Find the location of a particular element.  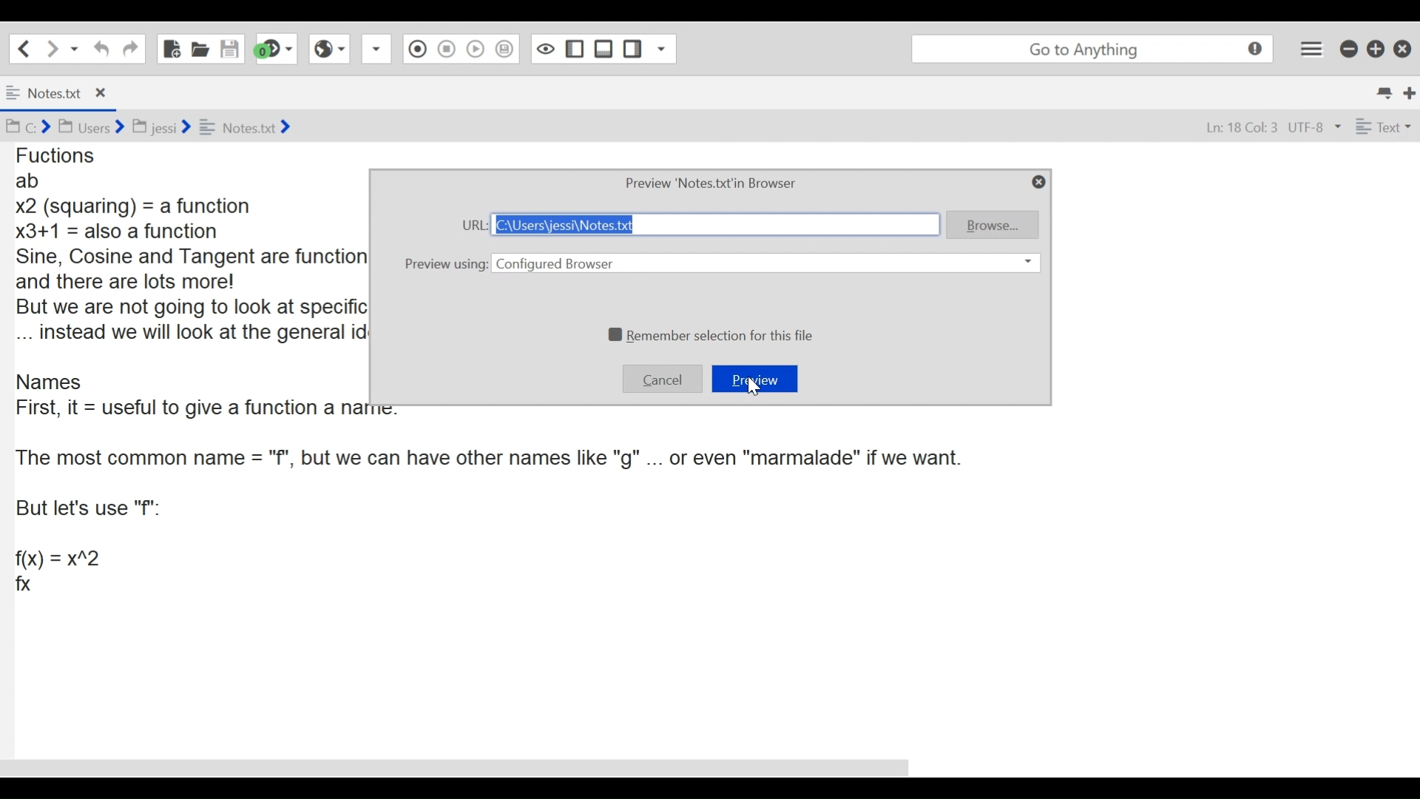

Recent locations is located at coordinates (76, 47).